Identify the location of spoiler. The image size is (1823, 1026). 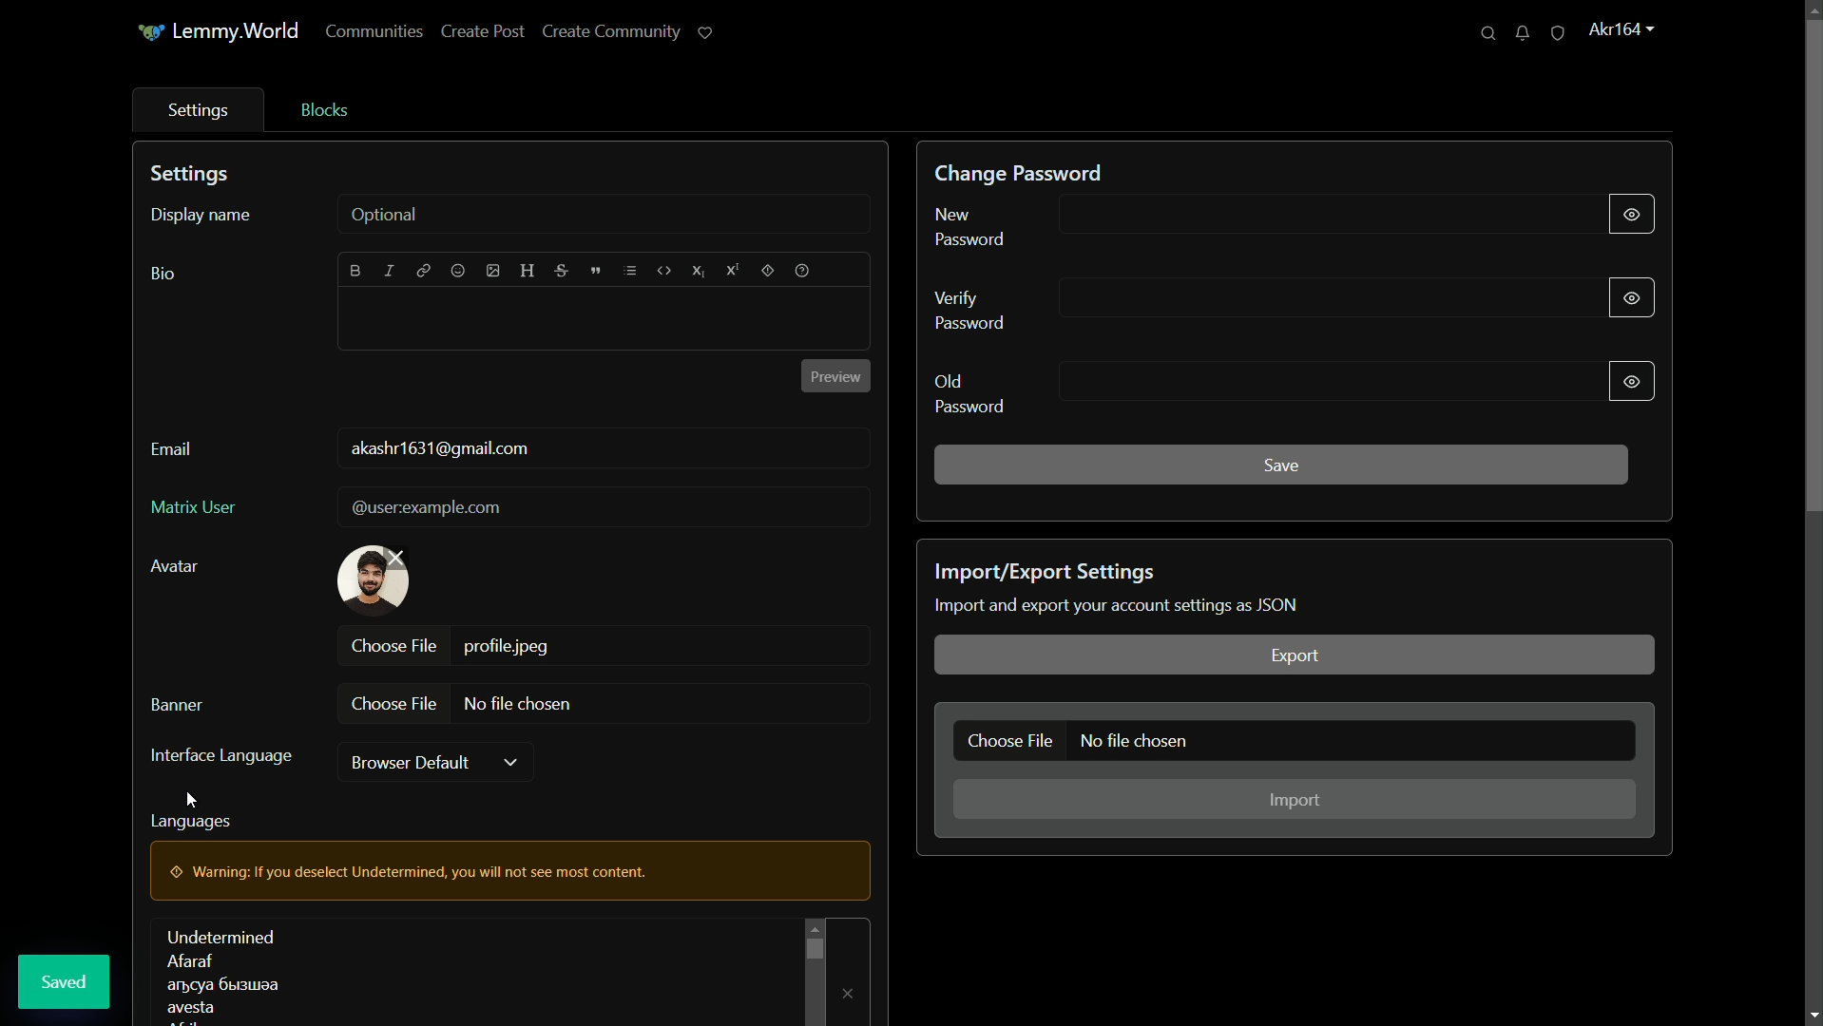
(769, 272).